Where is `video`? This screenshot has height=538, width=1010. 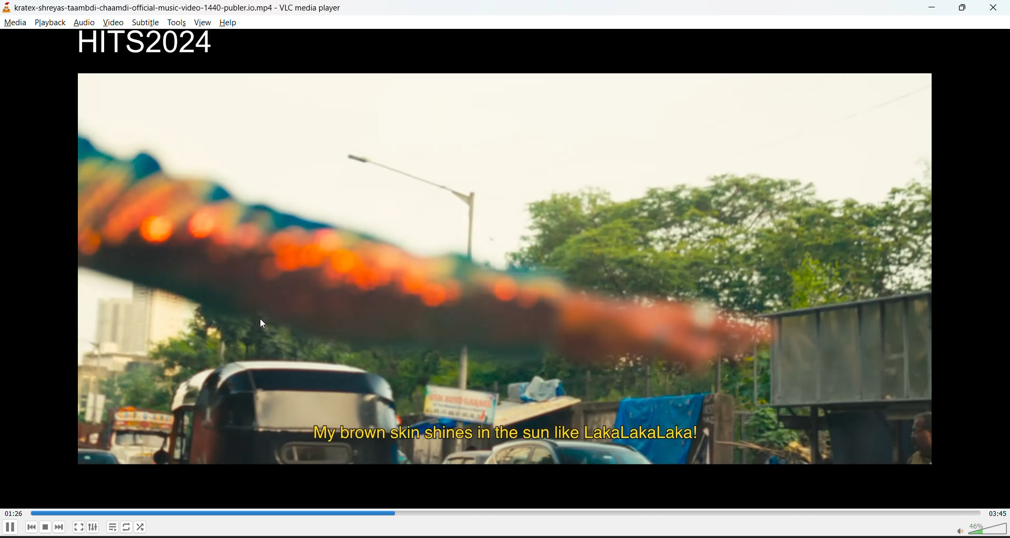
video is located at coordinates (115, 22).